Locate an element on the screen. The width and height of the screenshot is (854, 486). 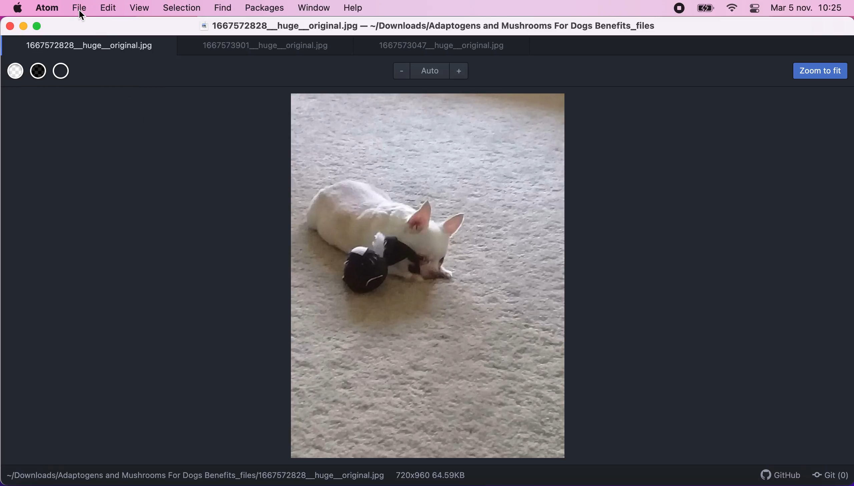
close is located at coordinates (10, 27).